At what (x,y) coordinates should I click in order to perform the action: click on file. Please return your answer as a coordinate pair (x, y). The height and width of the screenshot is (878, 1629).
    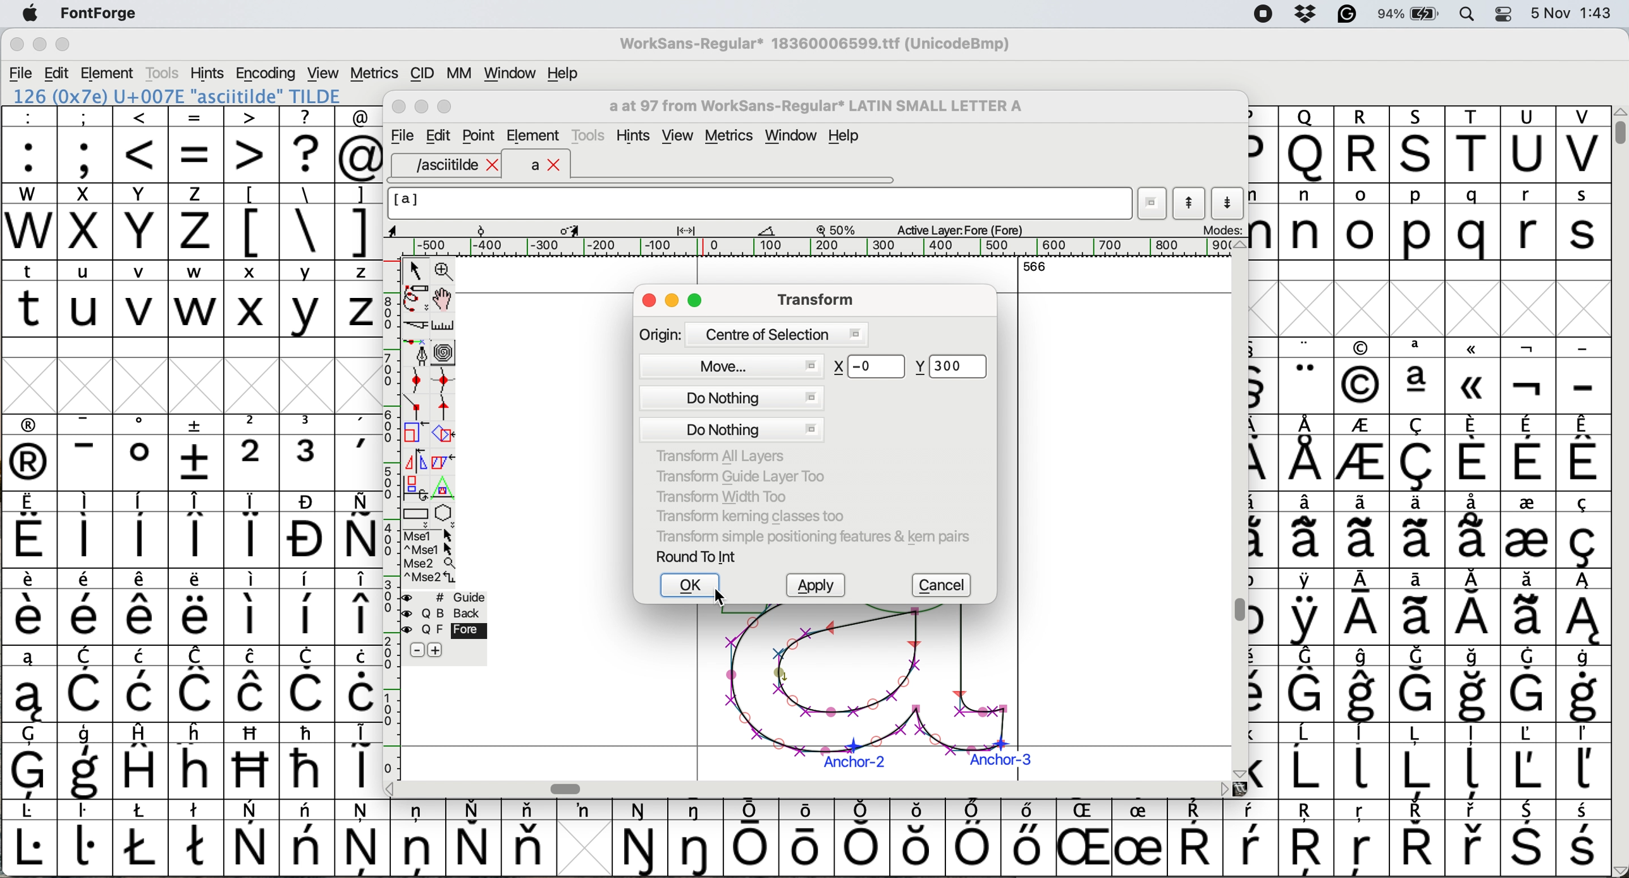
    Looking at the image, I should click on (400, 136).